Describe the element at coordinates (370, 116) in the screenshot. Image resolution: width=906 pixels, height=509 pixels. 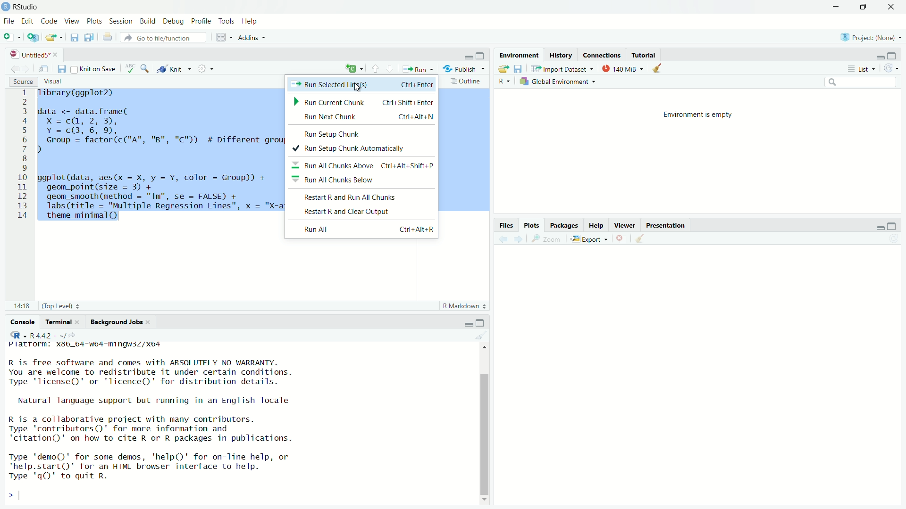
I see `Run Next Chunk Ctri+Alt+N |` at that location.